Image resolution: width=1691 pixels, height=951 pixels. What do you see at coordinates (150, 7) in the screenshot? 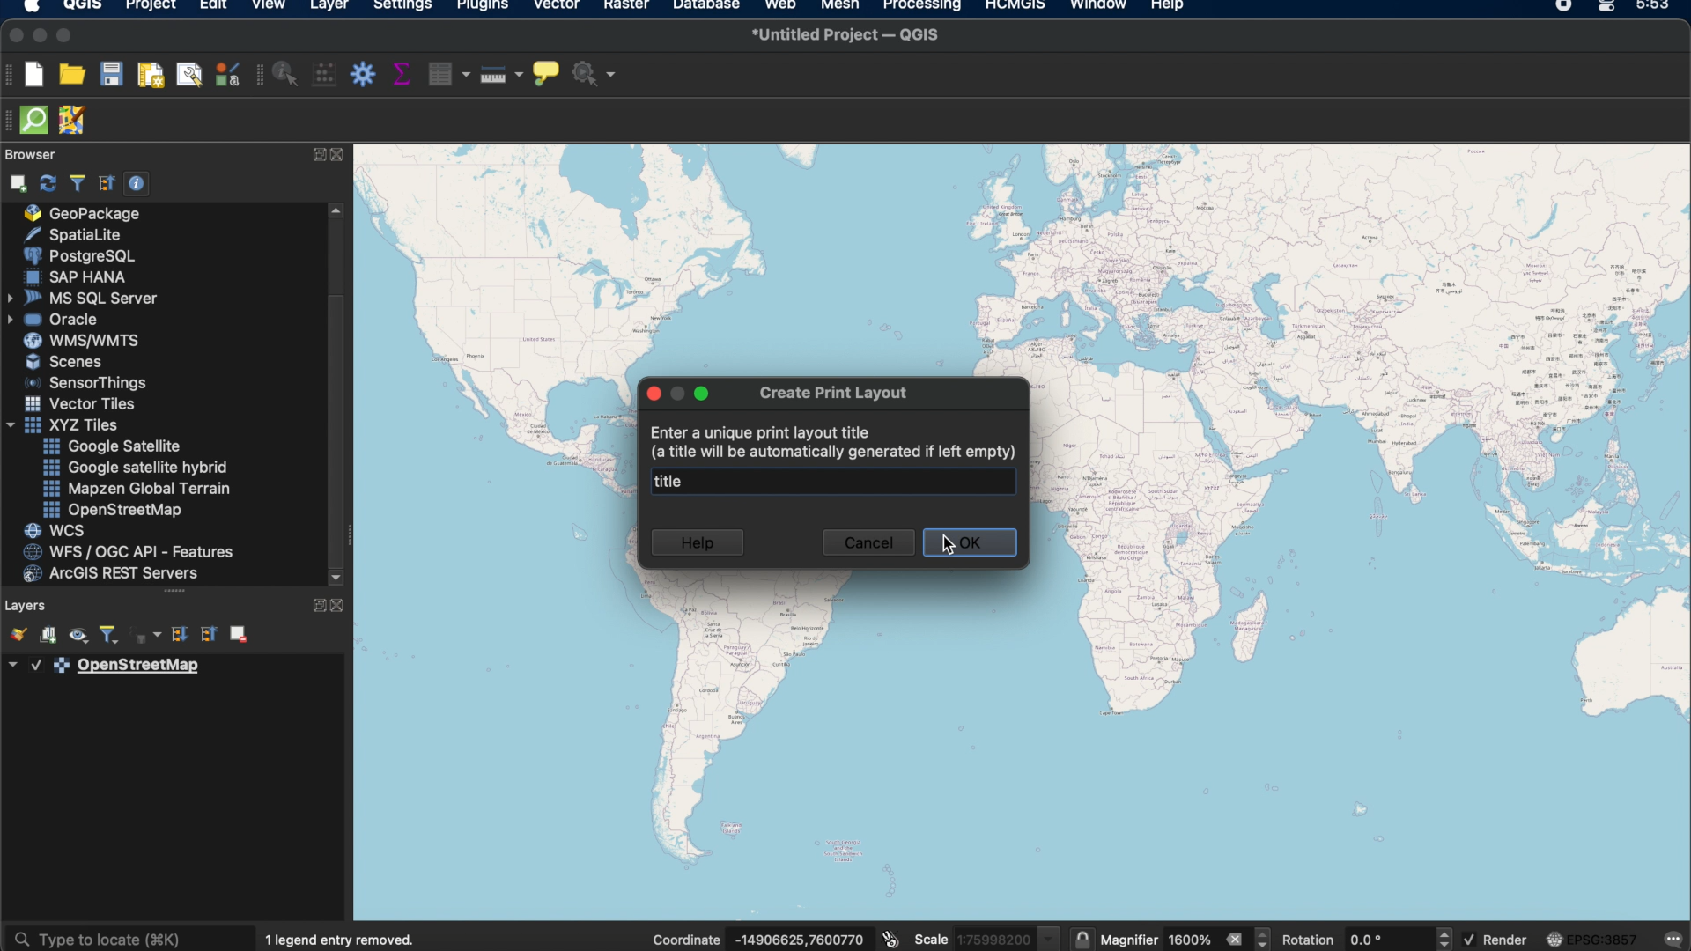
I see `project` at bounding box center [150, 7].